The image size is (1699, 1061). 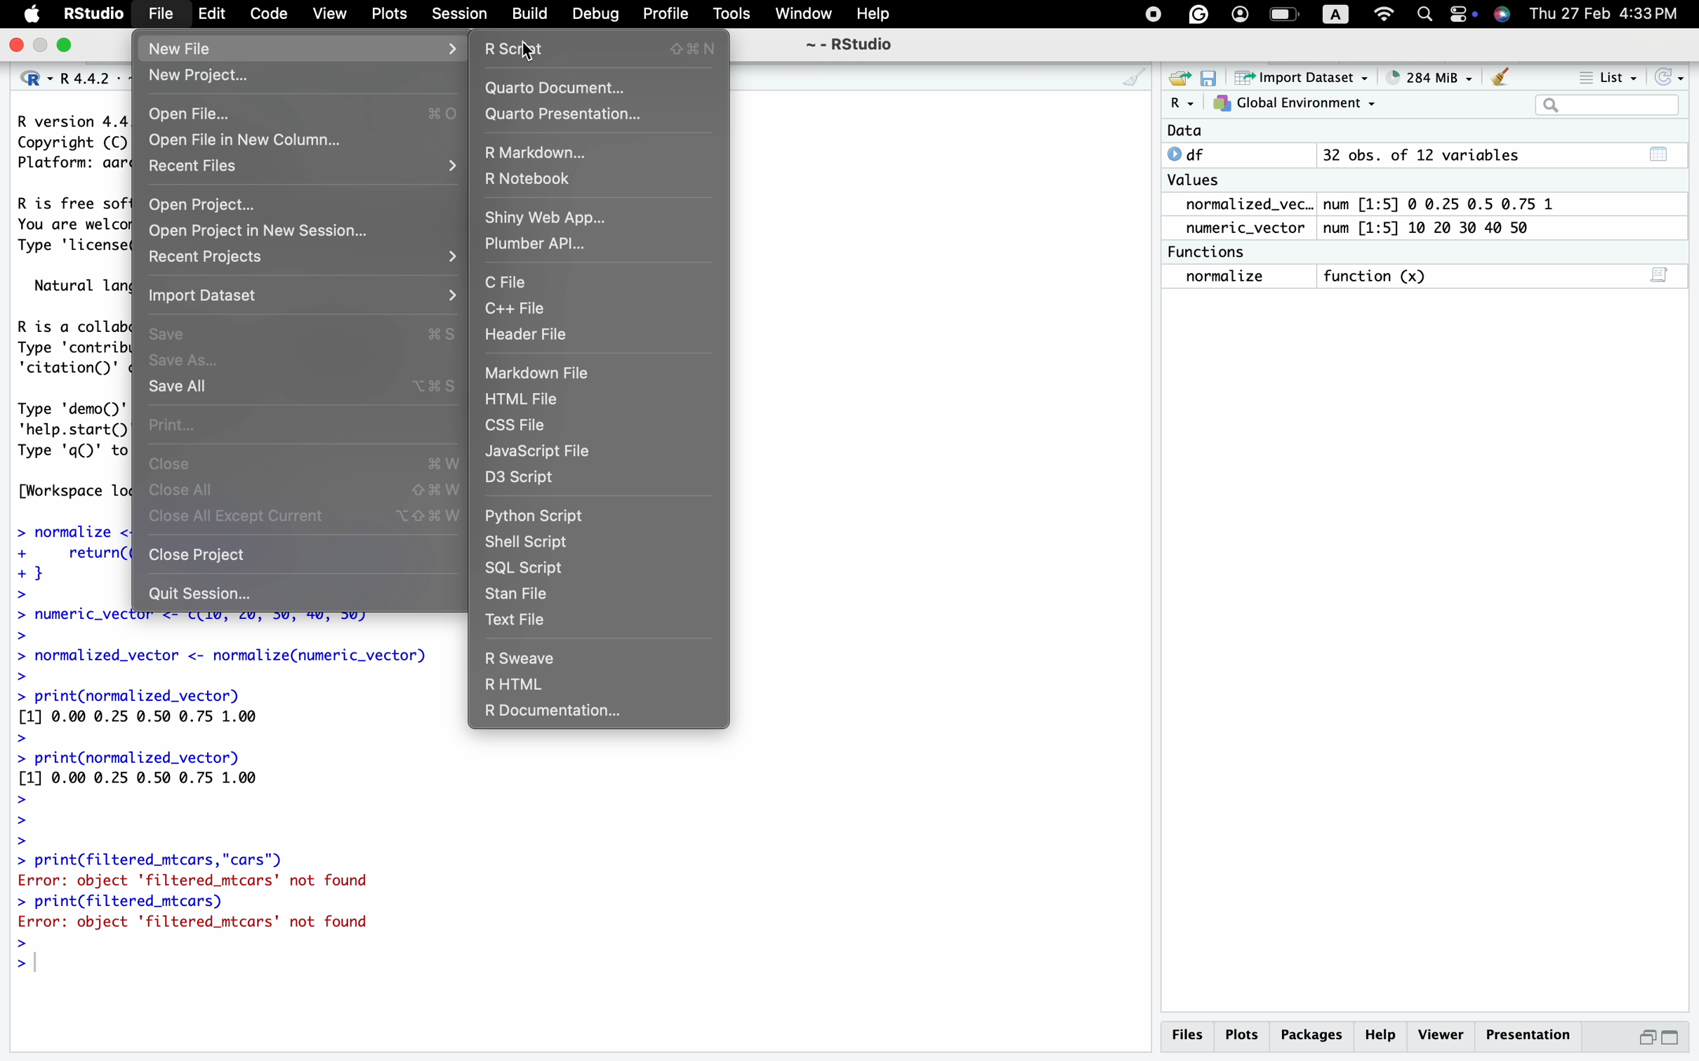 I want to click on num [1:5] © 0.25 0.5 0.75 1, so click(x=1448, y=201).